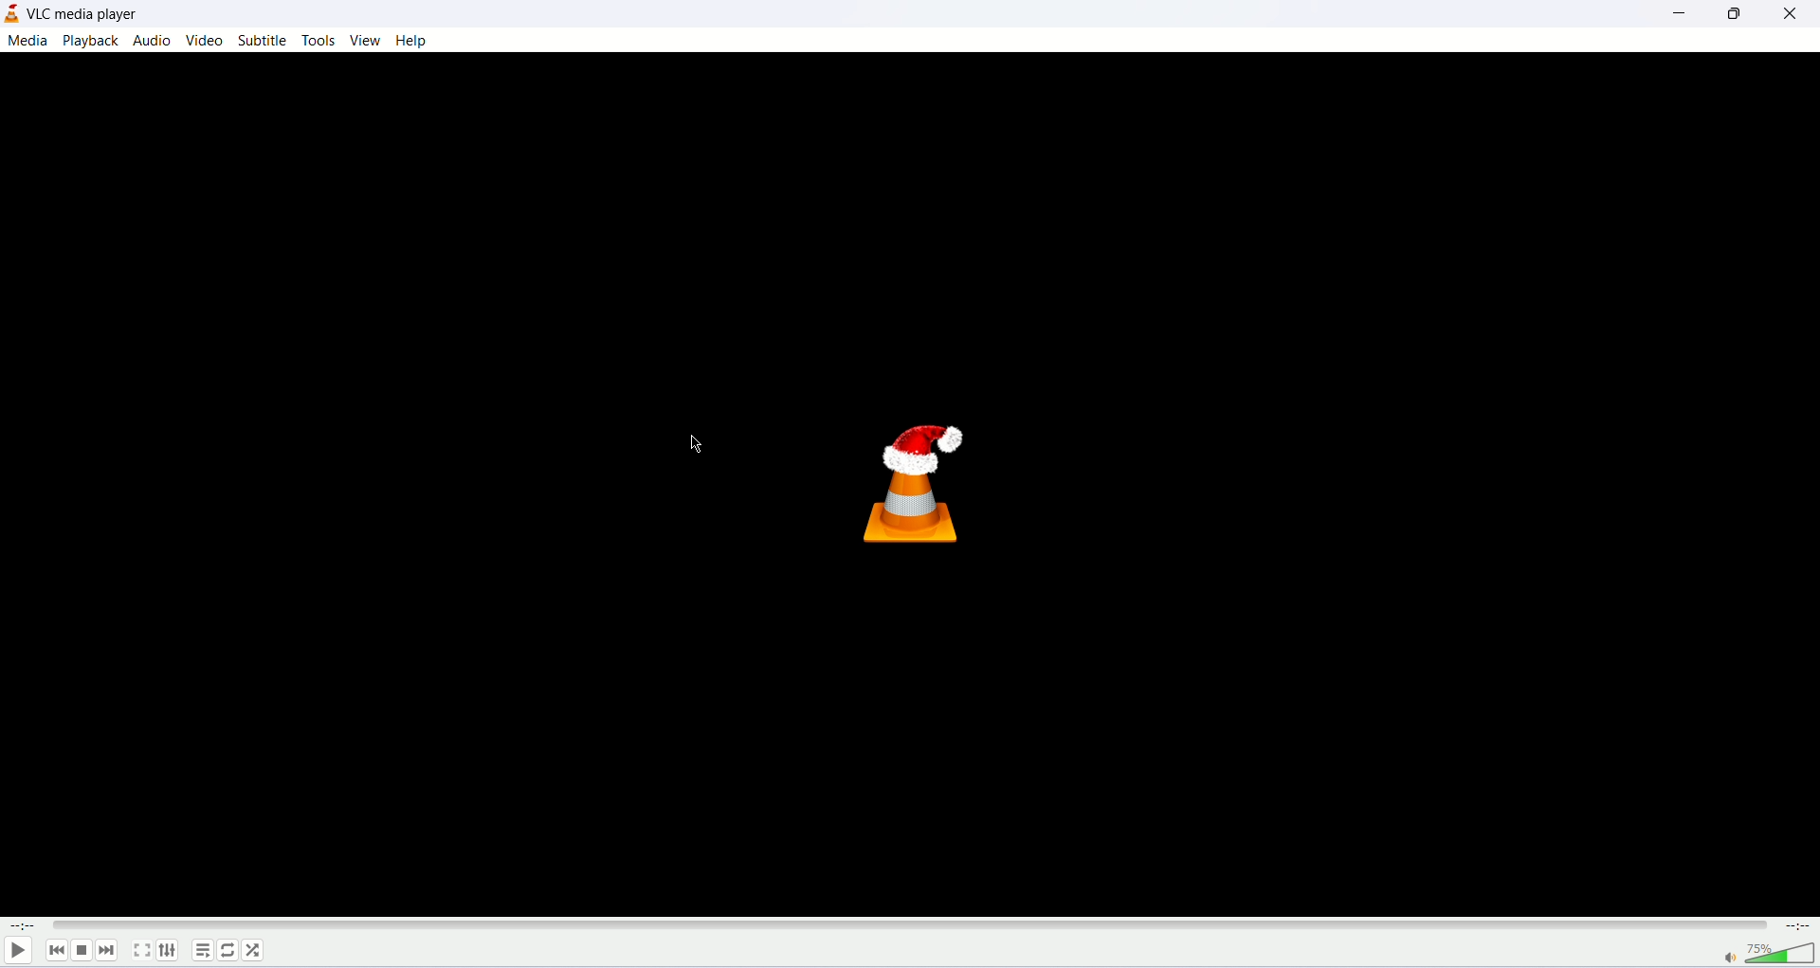 This screenshot has height=968, width=1820. Describe the element at coordinates (1799, 923) in the screenshot. I see `total time` at that location.